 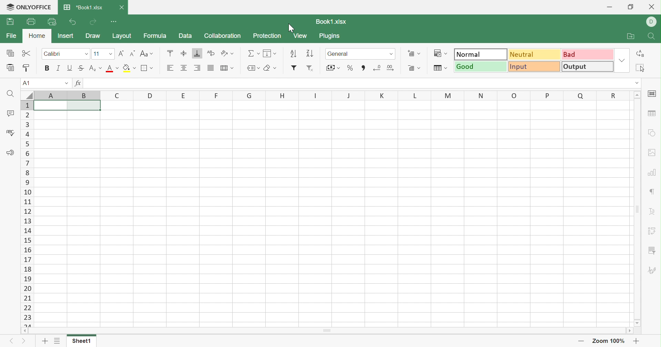 I want to click on Bold, so click(x=47, y=68).